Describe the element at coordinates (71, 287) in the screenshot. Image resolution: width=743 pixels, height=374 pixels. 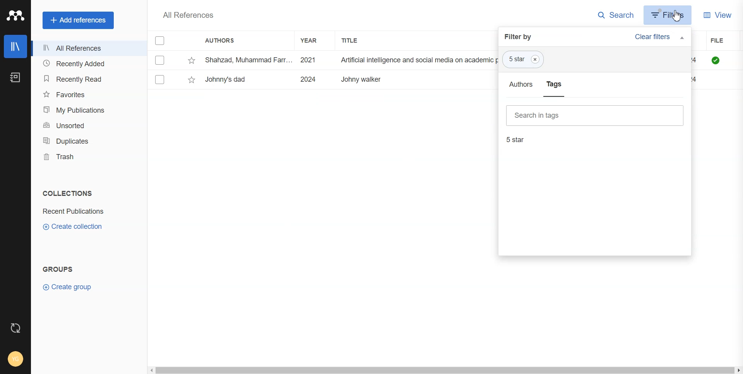
I see `Create Group` at that location.